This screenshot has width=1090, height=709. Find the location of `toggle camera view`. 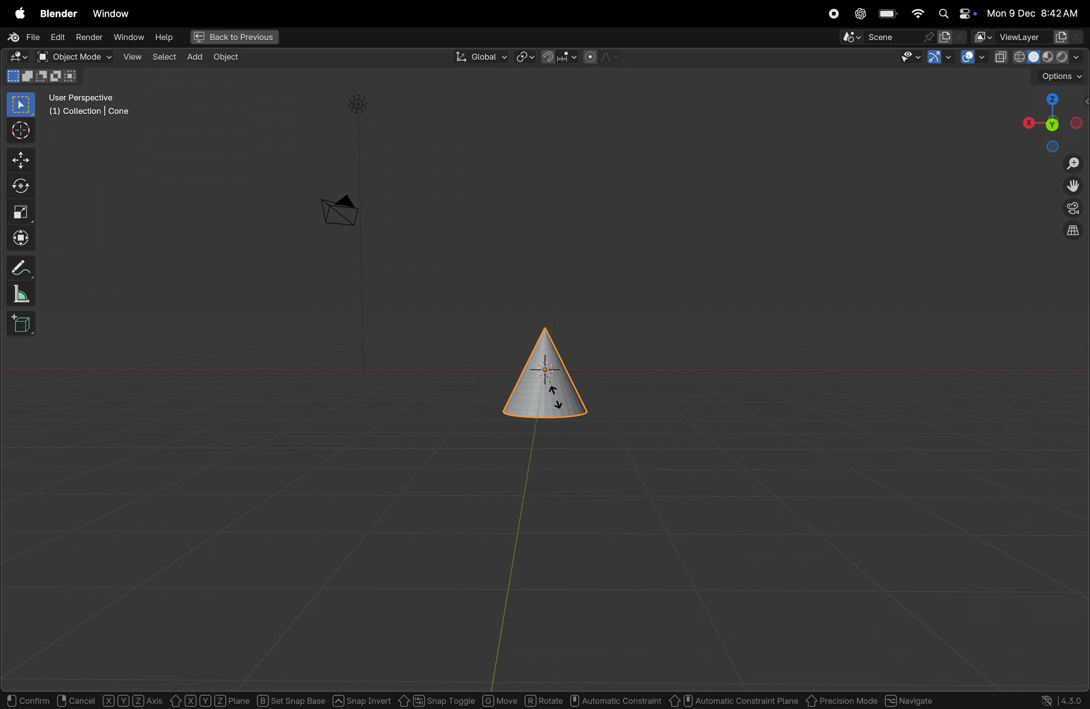

toggle camera view is located at coordinates (1074, 207).